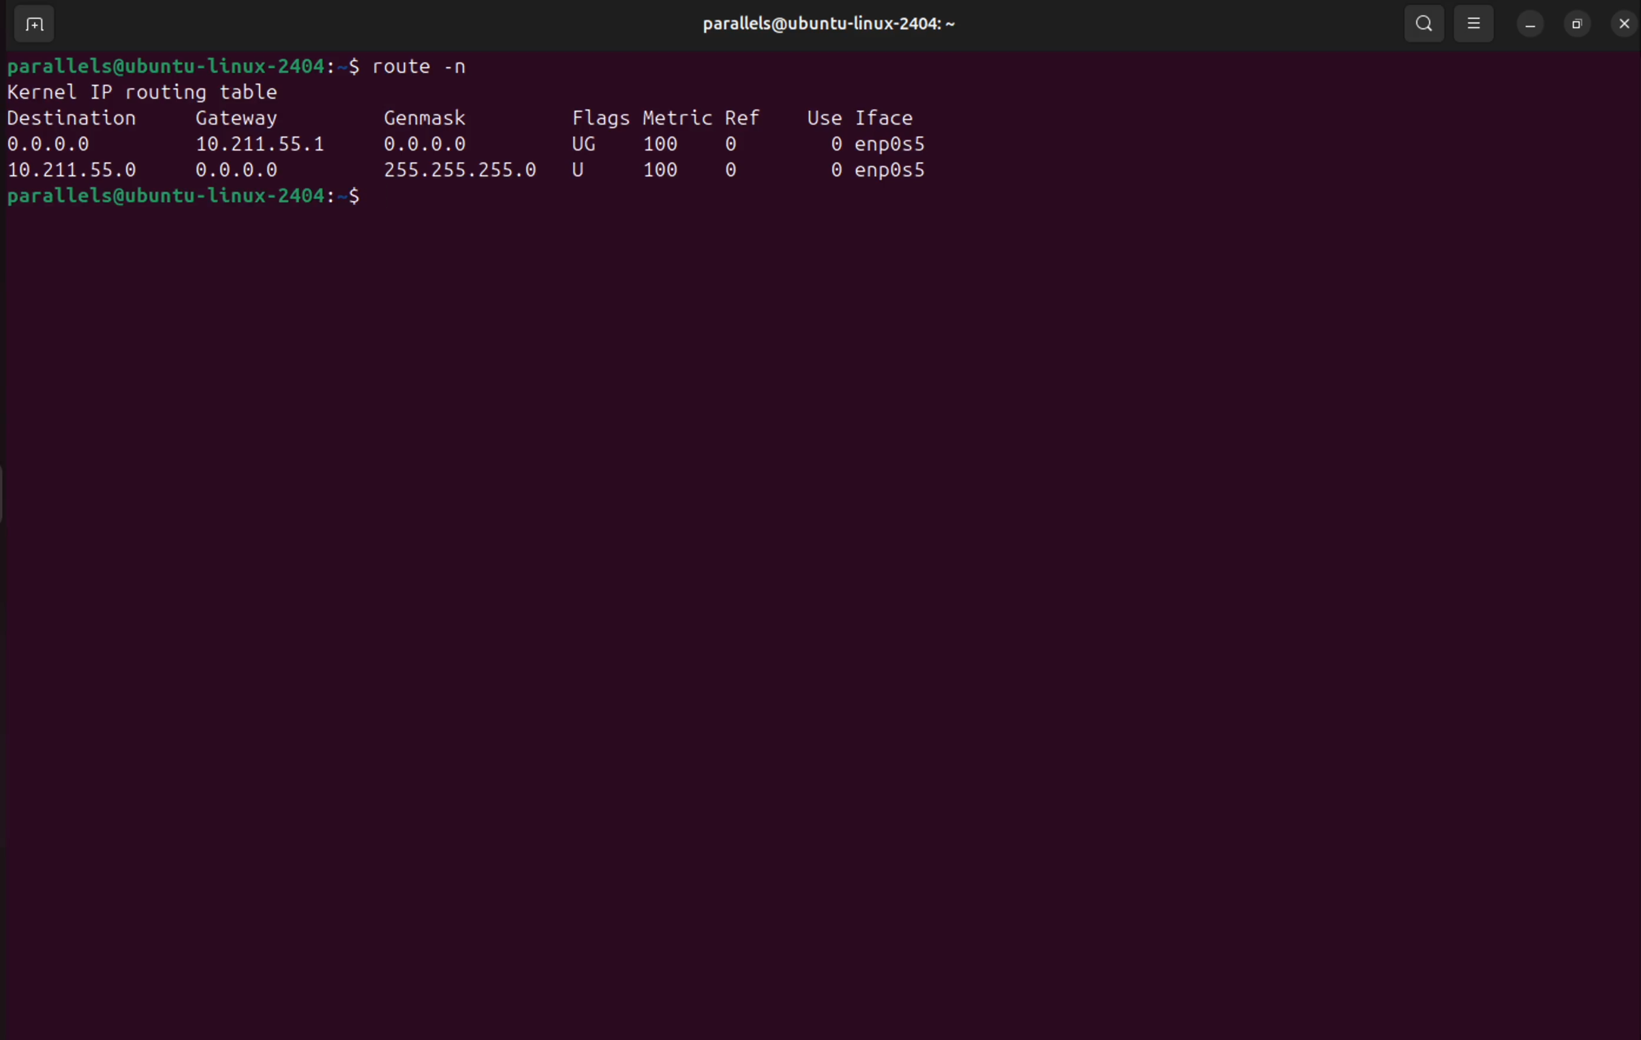 The height and width of the screenshot is (1040, 1641). What do you see at coordinates (430, 116) in the screenshot?
I see `genmask` at bounding box center [430, 116].